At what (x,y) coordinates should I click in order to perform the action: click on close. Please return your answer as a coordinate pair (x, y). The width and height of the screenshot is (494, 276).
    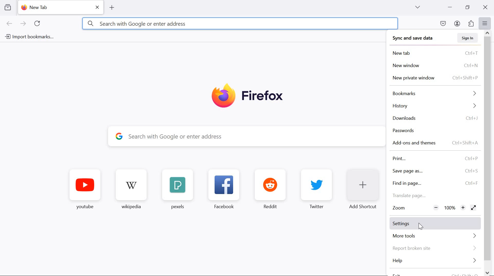
    Looking at the image, I should click on (486, 7).